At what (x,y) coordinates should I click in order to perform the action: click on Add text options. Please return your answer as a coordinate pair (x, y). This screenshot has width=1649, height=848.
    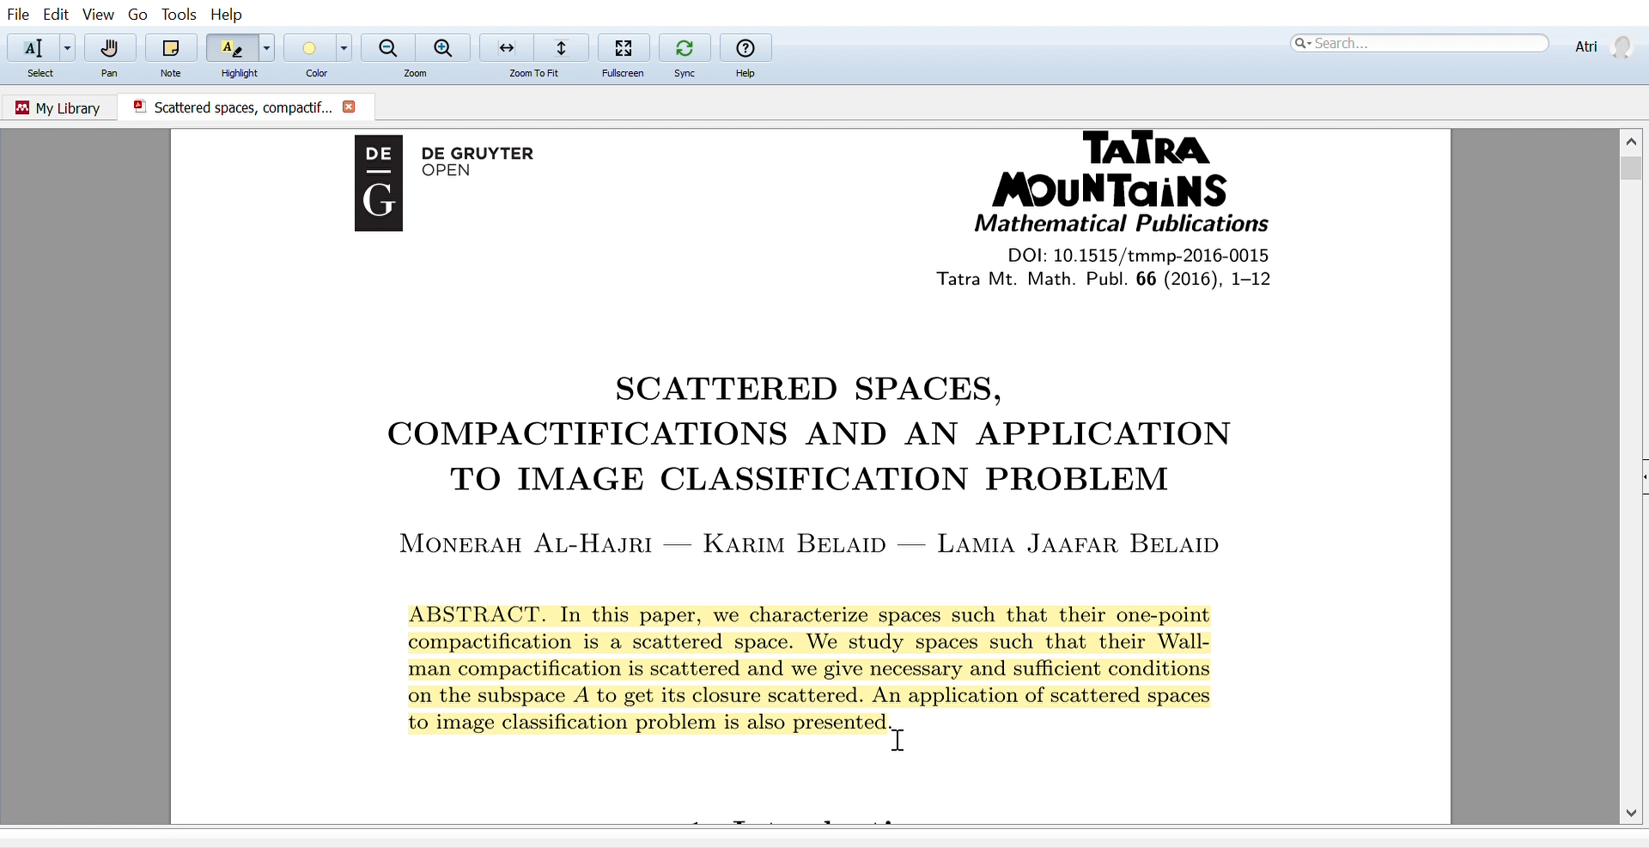
    Looking at the image, I should click on (69, 48).